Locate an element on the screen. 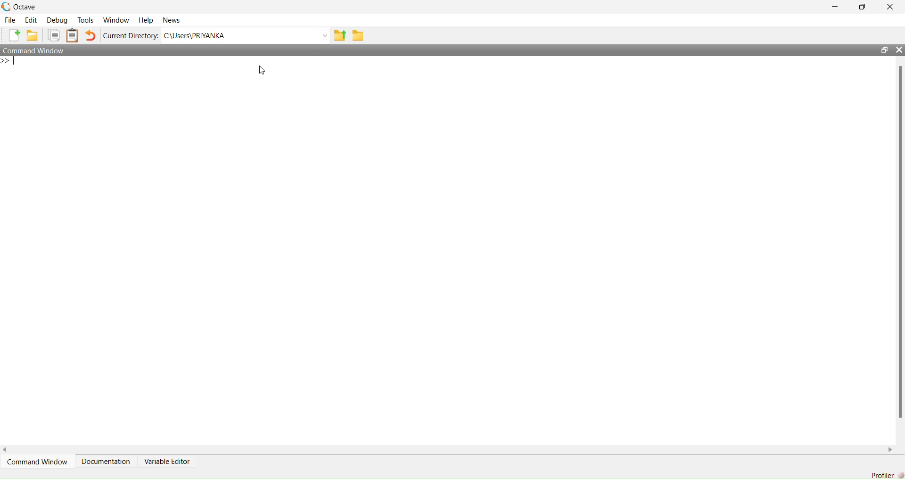 The image size is (905, 479). add file is located at coordinates (14, 35).